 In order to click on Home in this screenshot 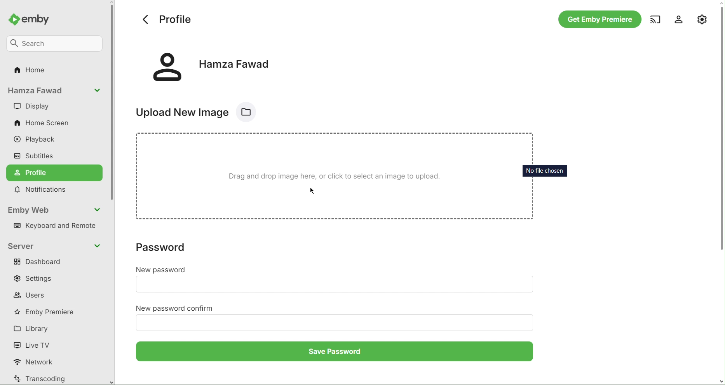, I will do `click(31, 72)`.